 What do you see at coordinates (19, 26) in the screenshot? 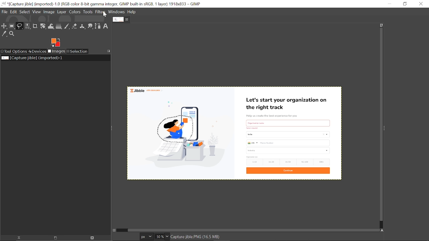
I see `Free select tool` at bounding box center [19, 26].